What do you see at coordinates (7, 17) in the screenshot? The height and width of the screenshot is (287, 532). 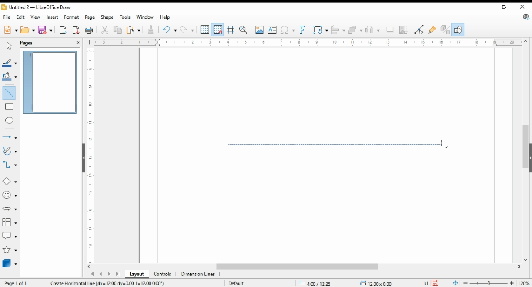 I see `file` at bounding box center [7, 17].